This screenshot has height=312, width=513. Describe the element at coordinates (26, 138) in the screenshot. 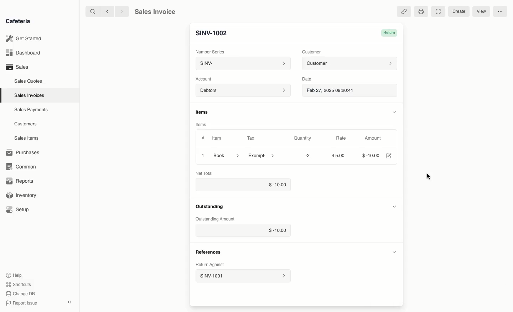

I see `Sales Items` at that location.